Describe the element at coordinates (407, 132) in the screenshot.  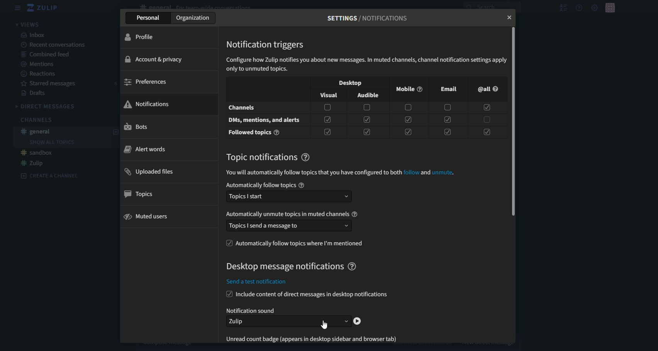
I see `checkbox` at that location.